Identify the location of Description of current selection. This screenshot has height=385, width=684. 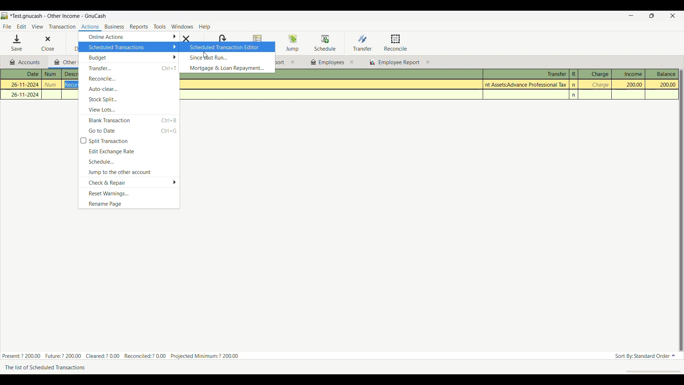
(50, 369).